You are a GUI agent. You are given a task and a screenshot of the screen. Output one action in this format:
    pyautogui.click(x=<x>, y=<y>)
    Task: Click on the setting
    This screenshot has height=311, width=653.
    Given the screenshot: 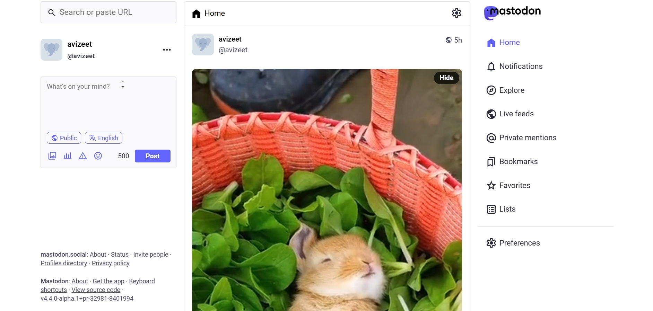 What is the action you would take?
    pyautogui.click(x=455, y=11)
    